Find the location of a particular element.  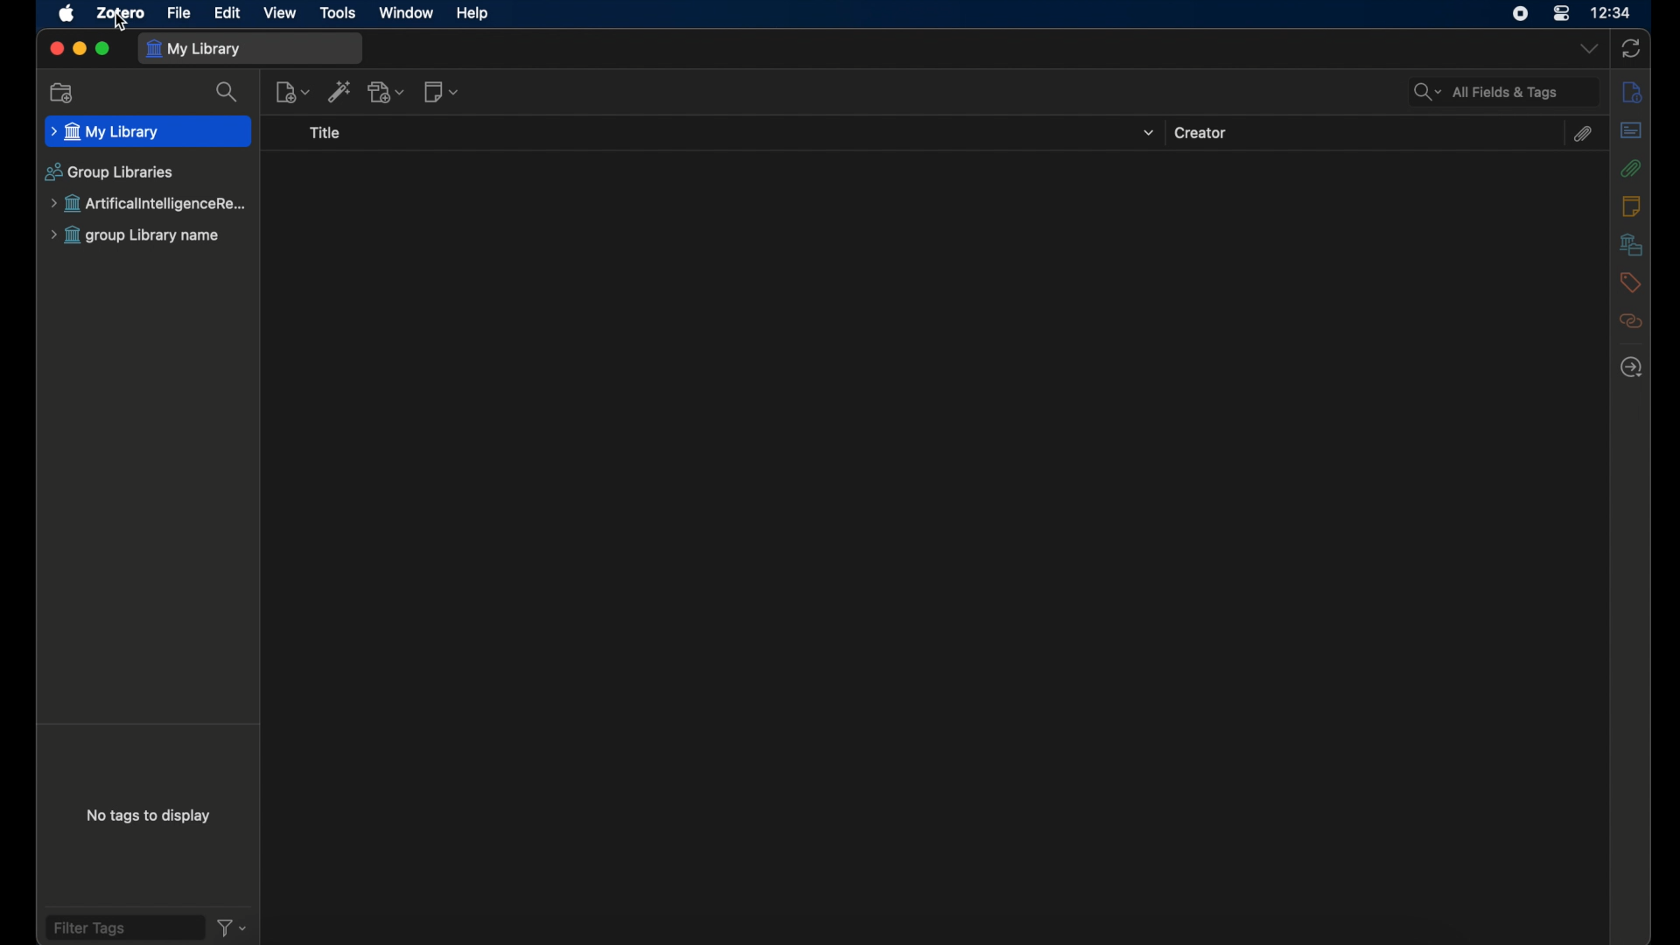

screen recorder is located at coordinates (1516, 15).